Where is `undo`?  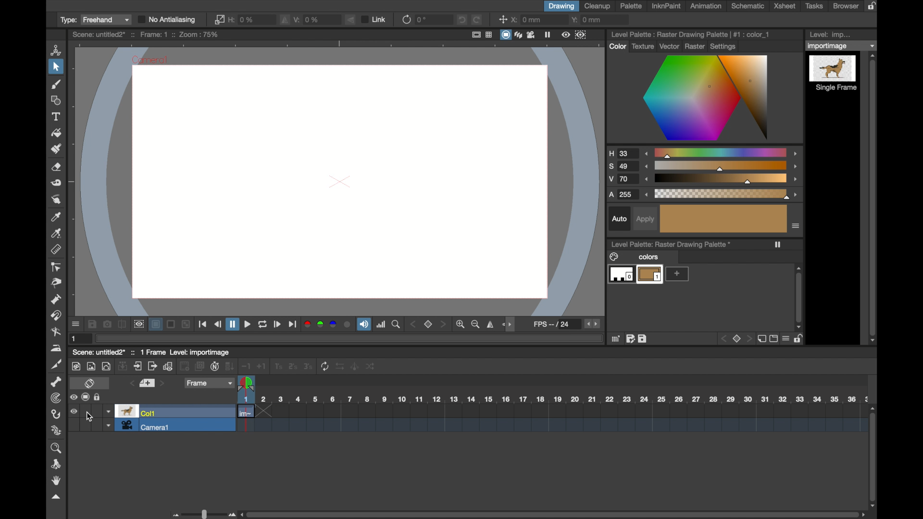 undo is located at coordinates (462, 20).